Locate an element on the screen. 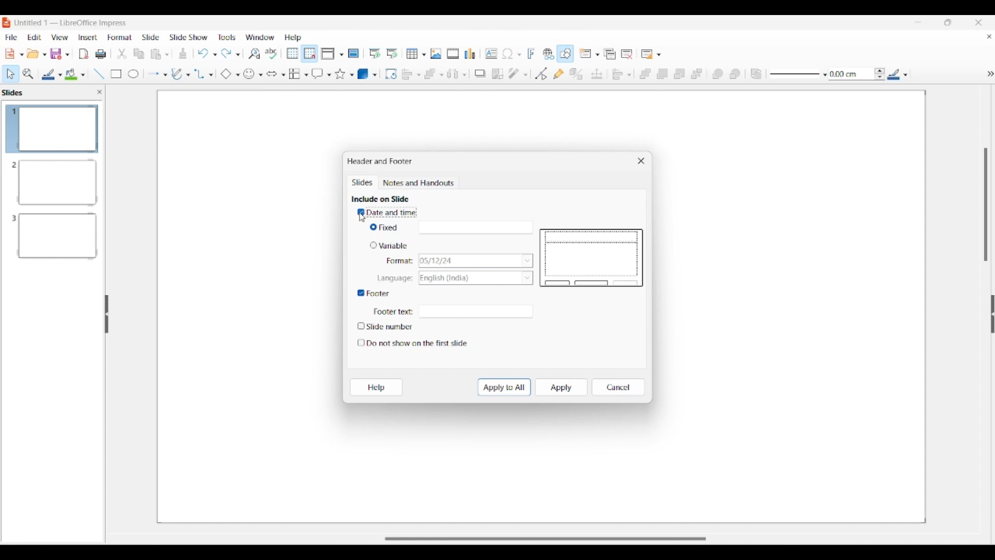 The width and height of the screenshot is (995, 560). Position and size is located at coordinates (597, 74).